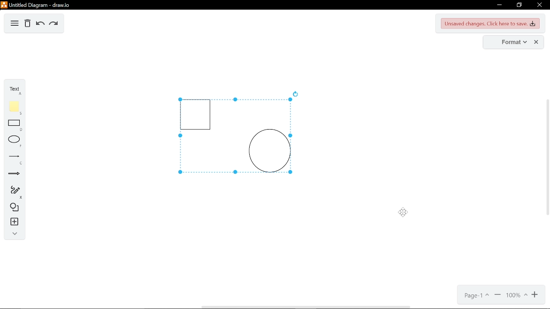 The image size is (550, 309). Describe the element at coordinates (520, 5) in the screenshot. I see `restore down` at that location.